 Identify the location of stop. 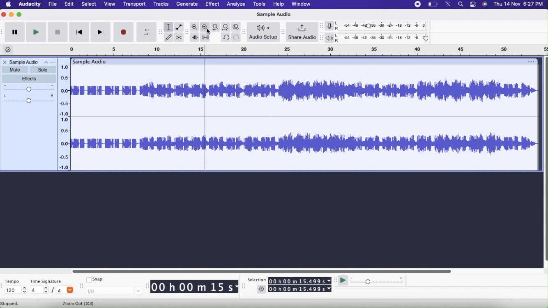
(418, 4).